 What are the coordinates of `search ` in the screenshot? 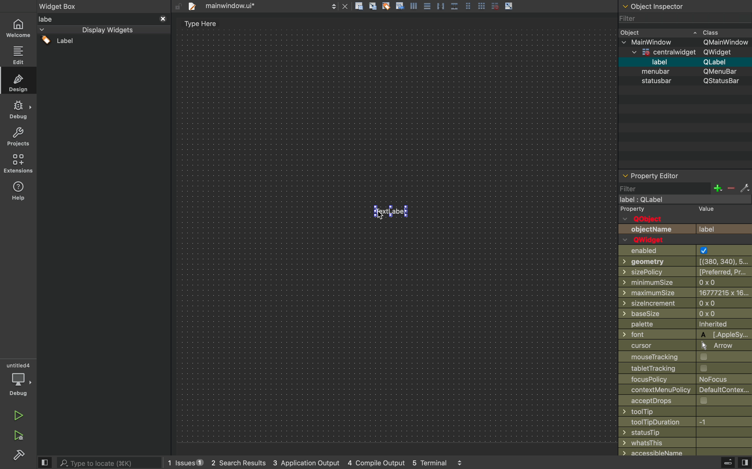 It's located at (111, 462).